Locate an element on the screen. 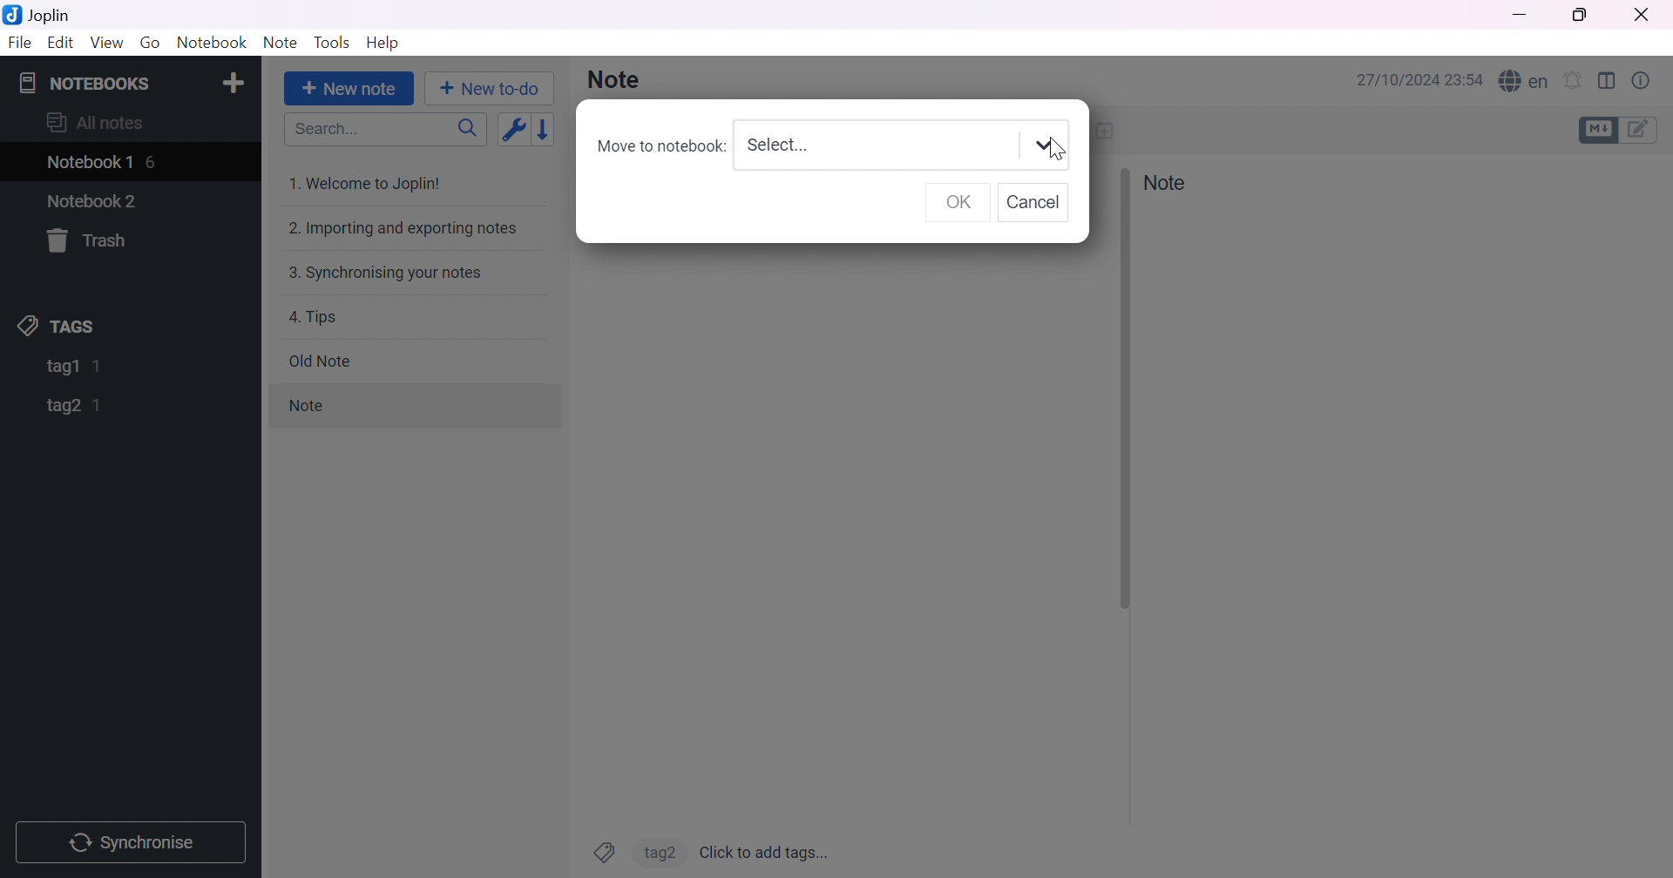  OK is located at coordinates (960, 205).